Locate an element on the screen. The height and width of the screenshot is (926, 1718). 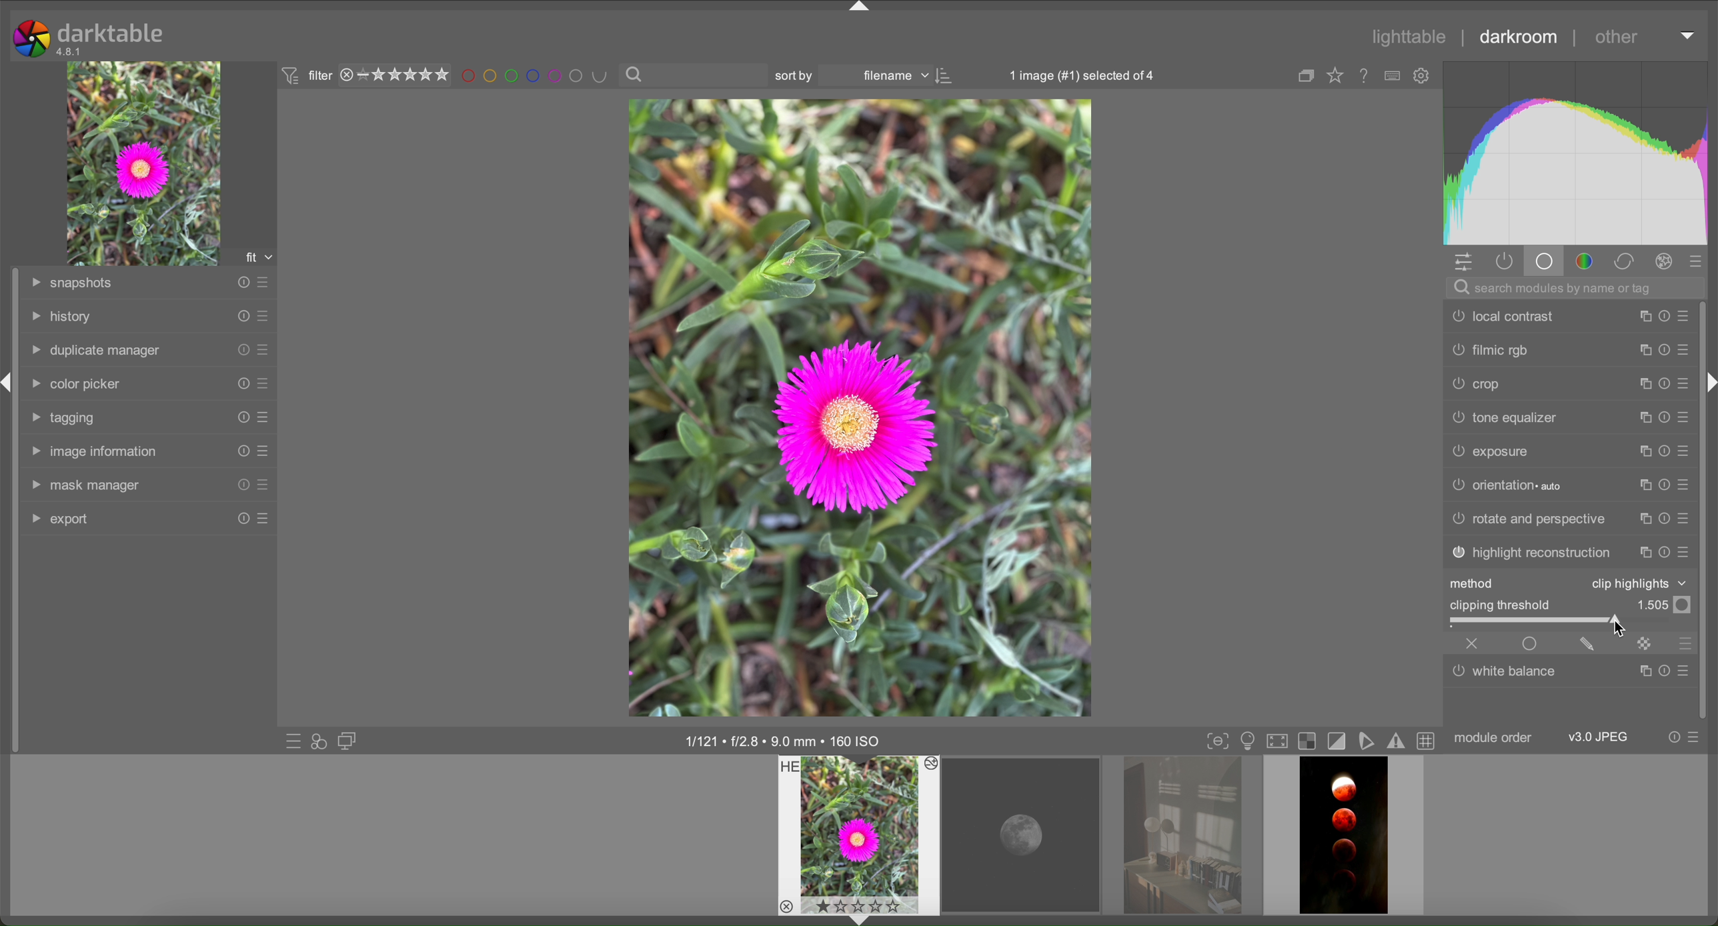
copy is located at coordinates (1644, 553).